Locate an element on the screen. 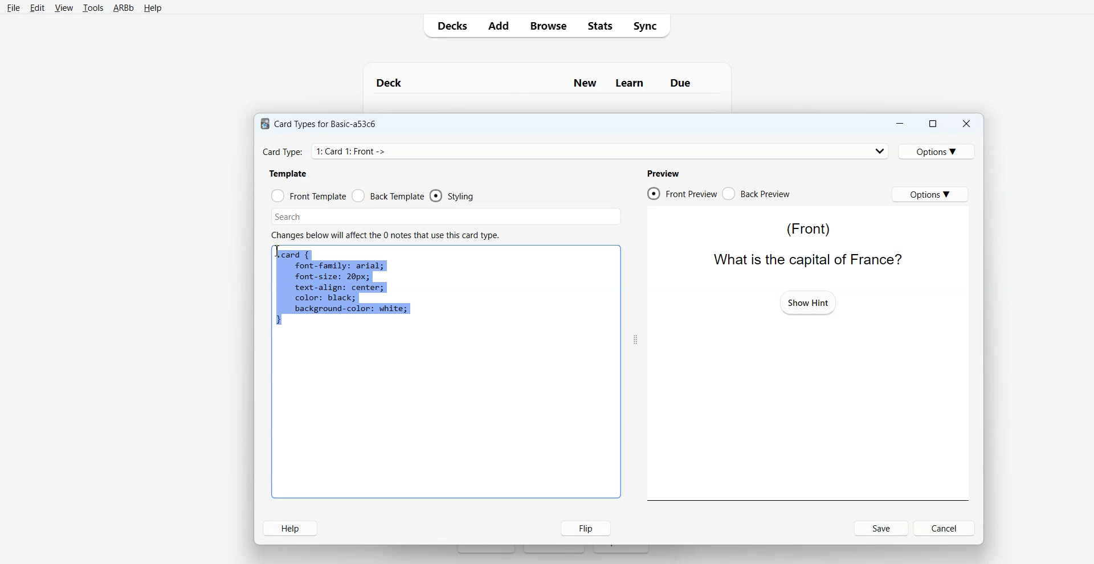  Minimize is located at coordinates (899, 124).